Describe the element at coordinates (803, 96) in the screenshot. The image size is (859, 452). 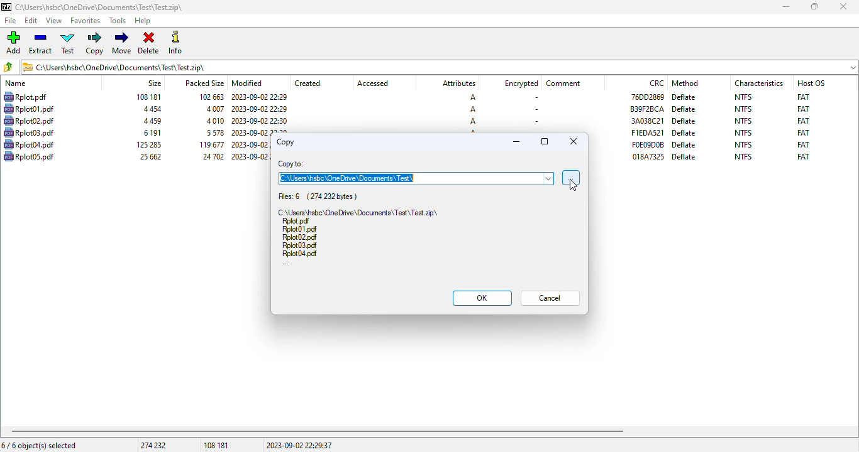
I see `FAT` at that location.